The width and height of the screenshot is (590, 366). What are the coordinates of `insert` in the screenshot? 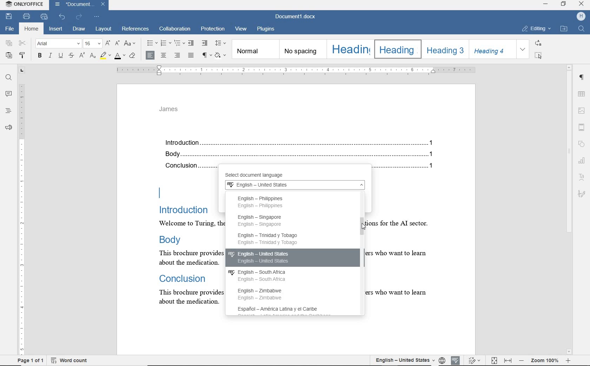 It's located at (55, 29).